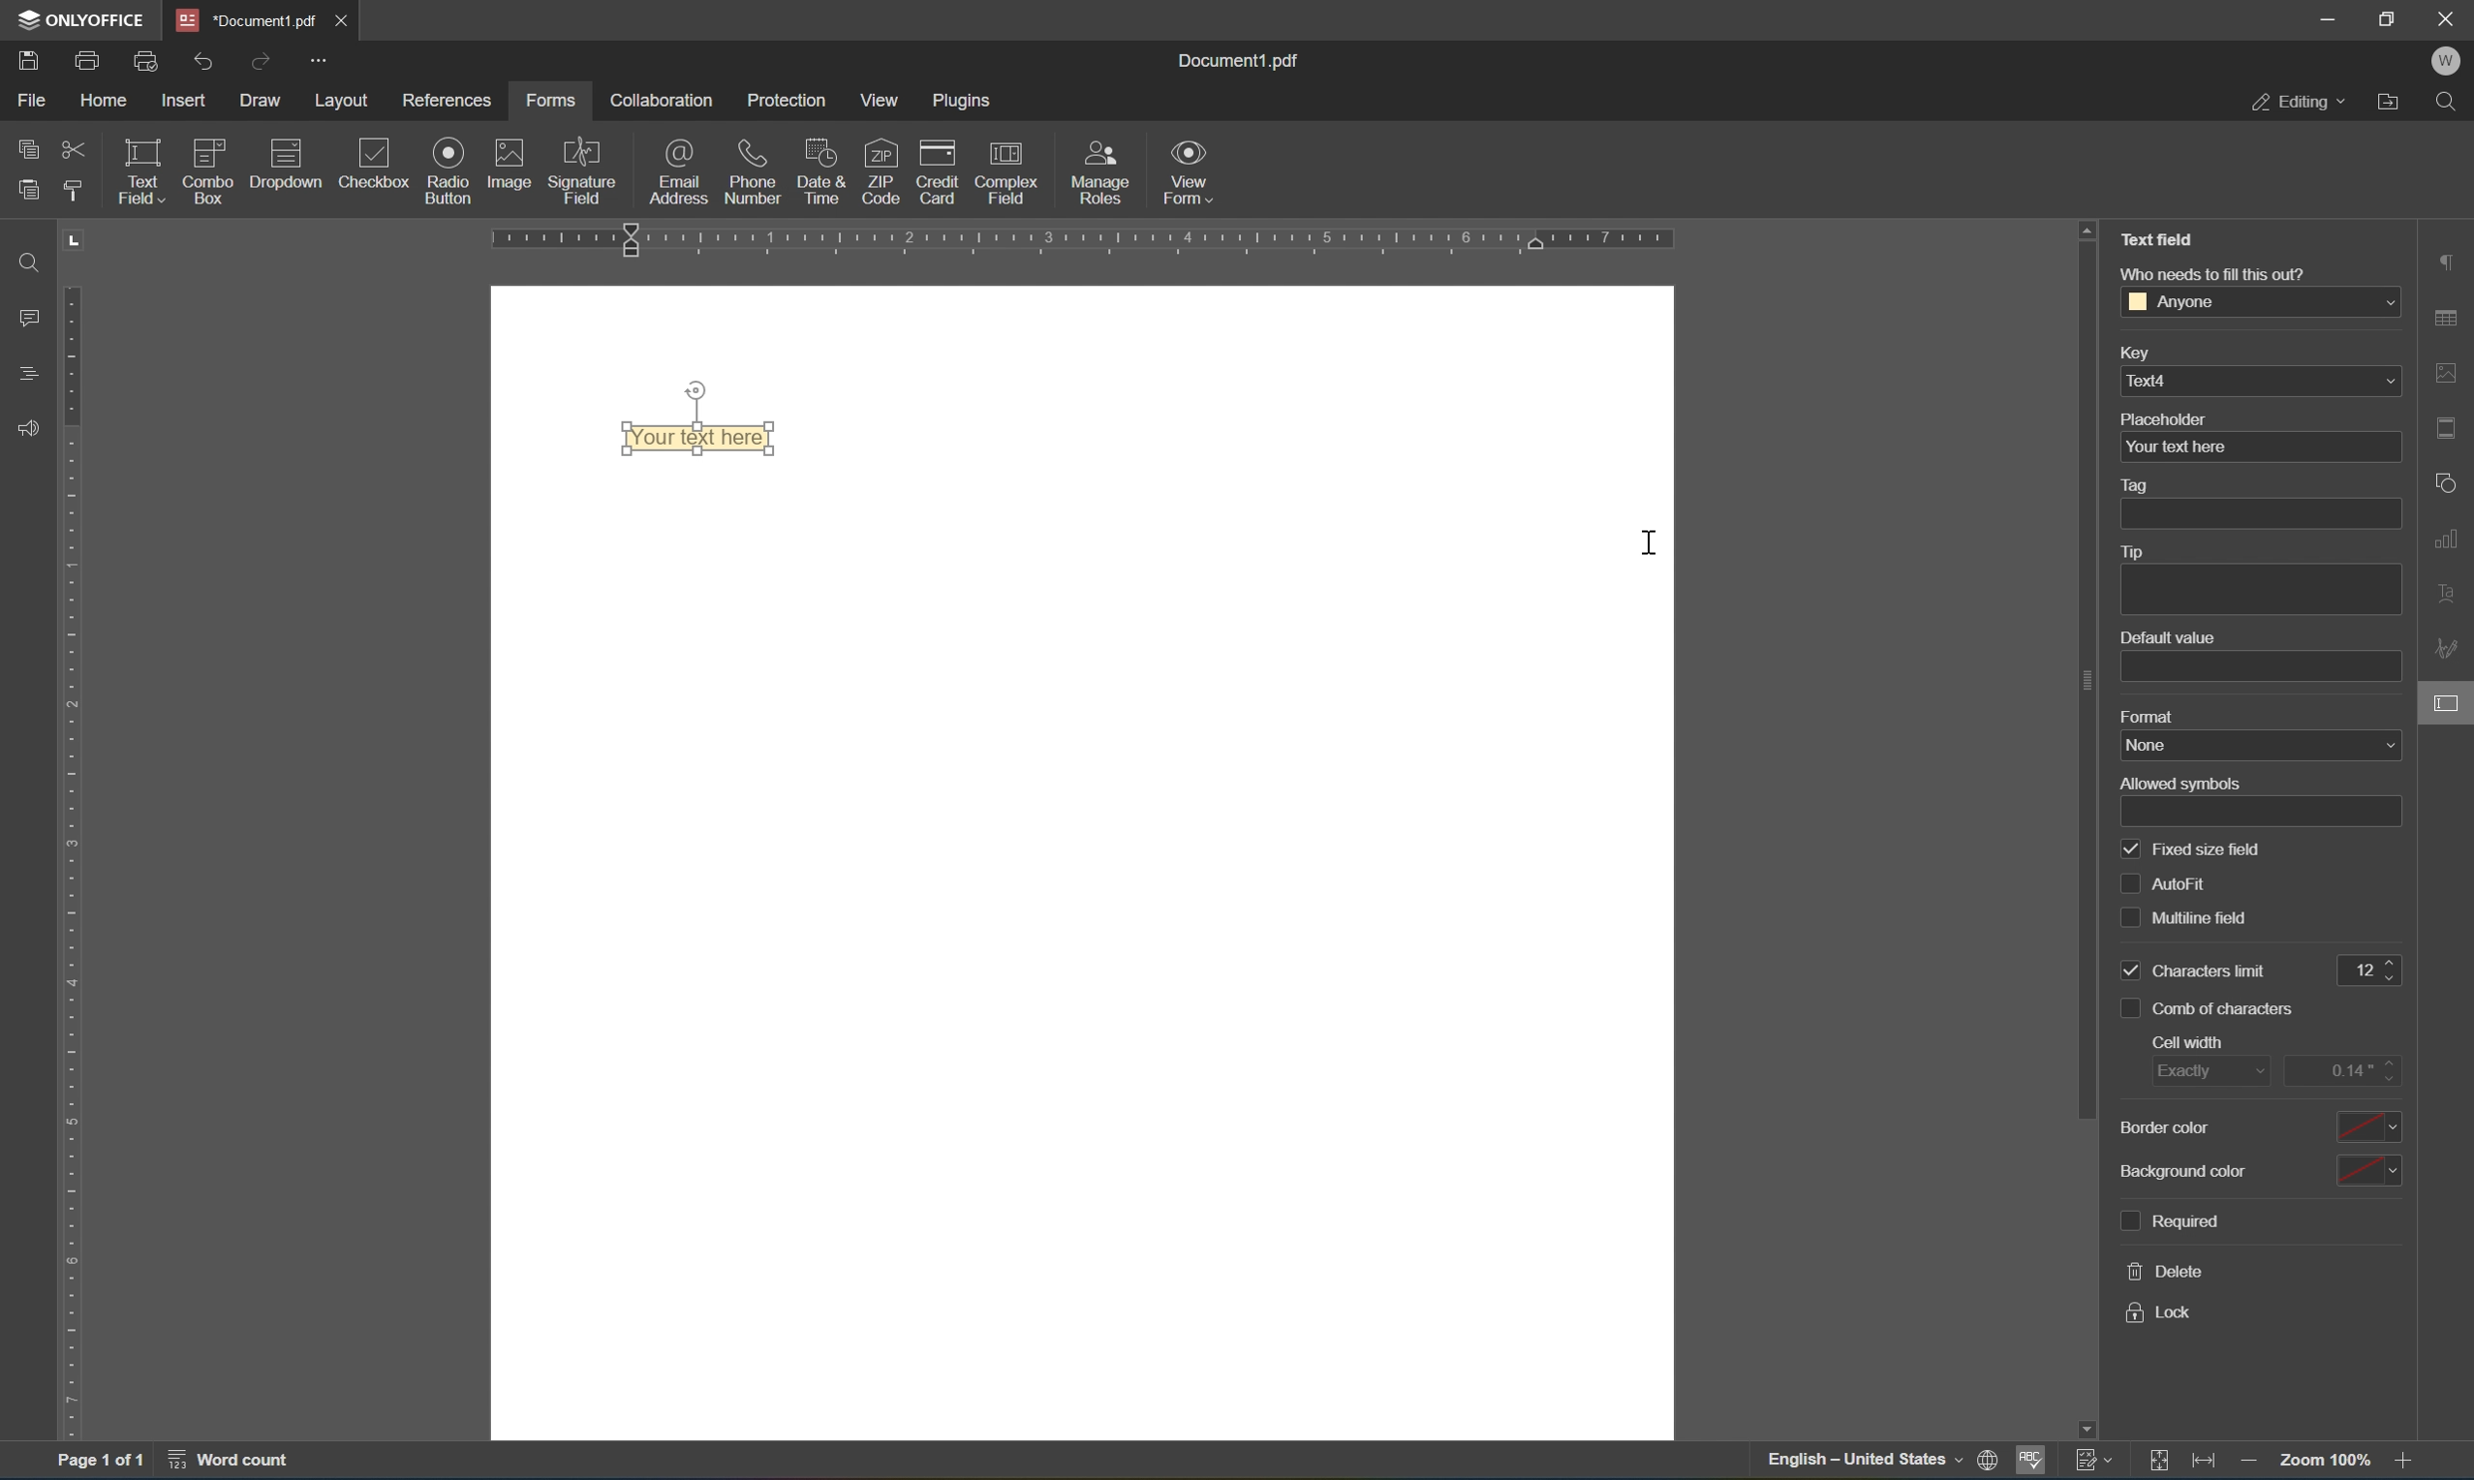 This screenshot has width=2474, height=1480. What do you see at coordinates (2218, 919) in the screenshot?
I see `multiline fit` at bounding box center [2218, 919].